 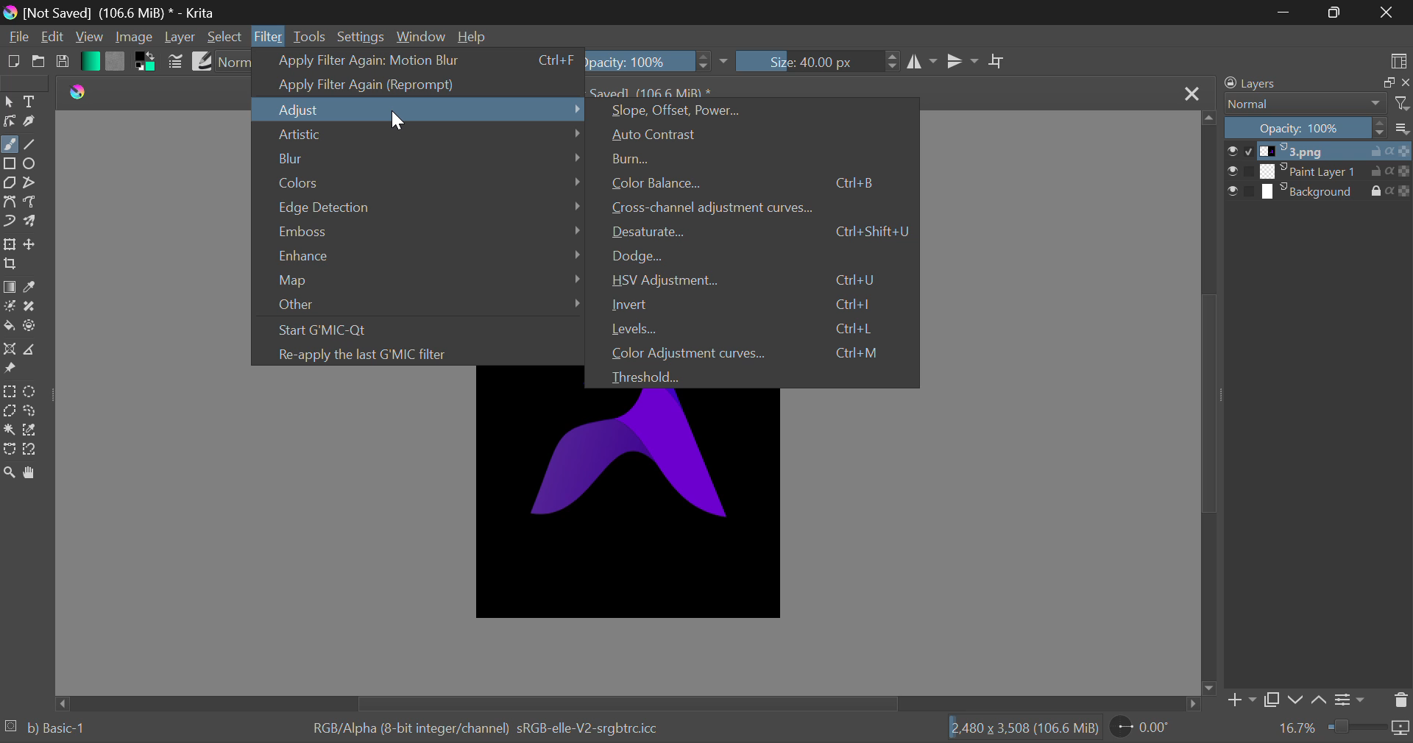 I want to click on Fill, so click(x=9, y=327).